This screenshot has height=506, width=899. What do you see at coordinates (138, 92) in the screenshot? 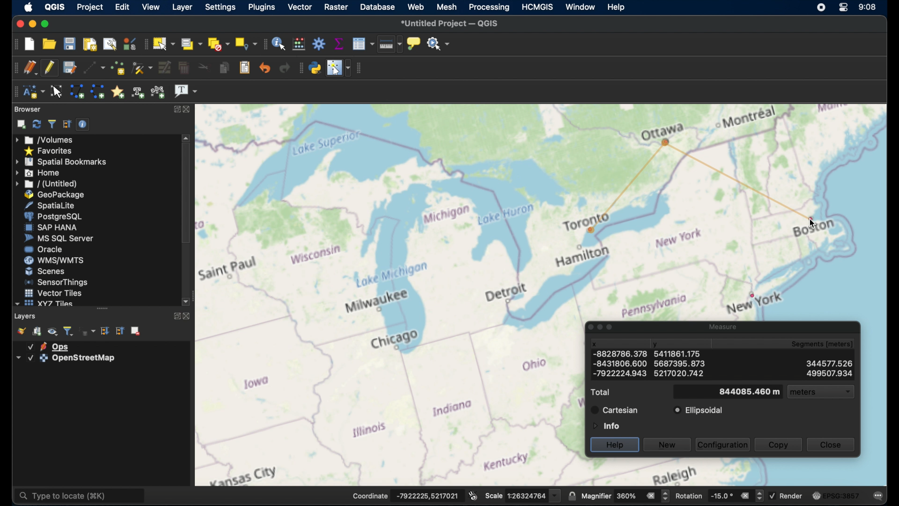
I see `create text annotation along line` at bounding box center [138, 92].